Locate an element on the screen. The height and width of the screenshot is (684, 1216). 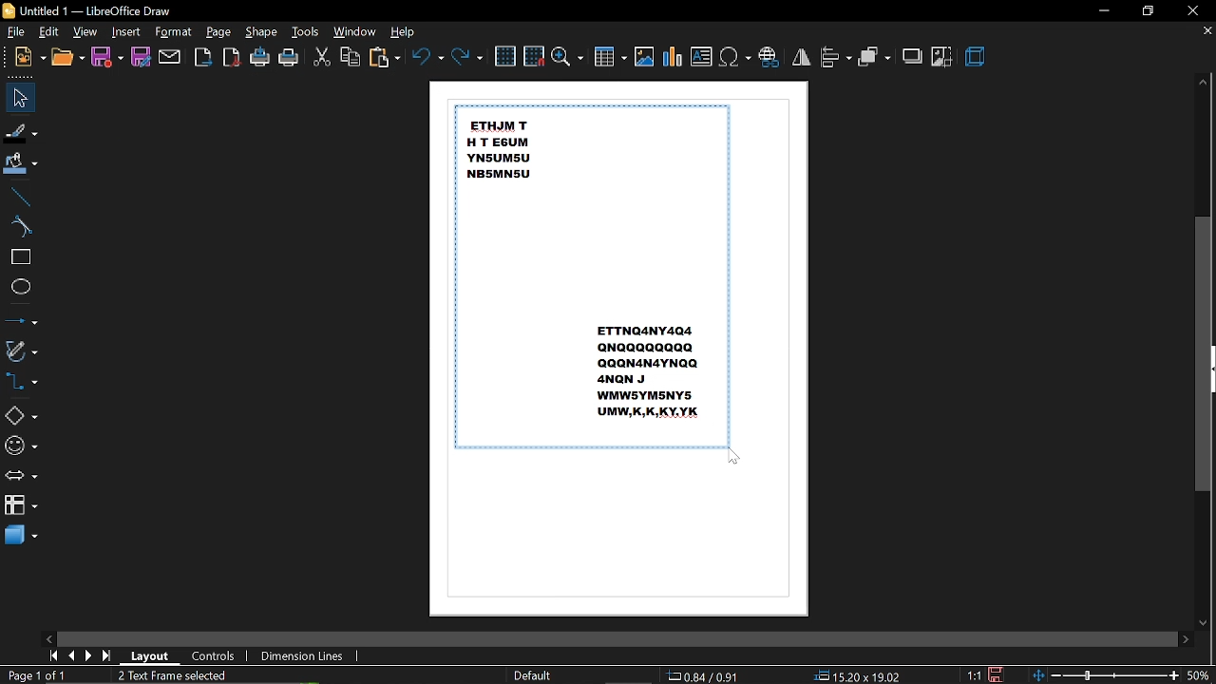
undo is located at coordinates (426, 56).